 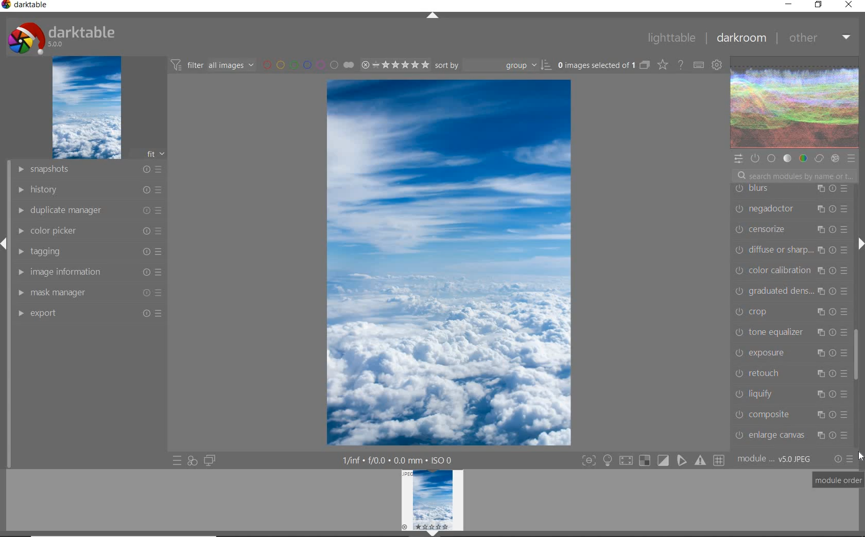 What do you see at coordinates (92, 251) in the screenshot?
I see `TAGGING` at bounding box center [92, 251].